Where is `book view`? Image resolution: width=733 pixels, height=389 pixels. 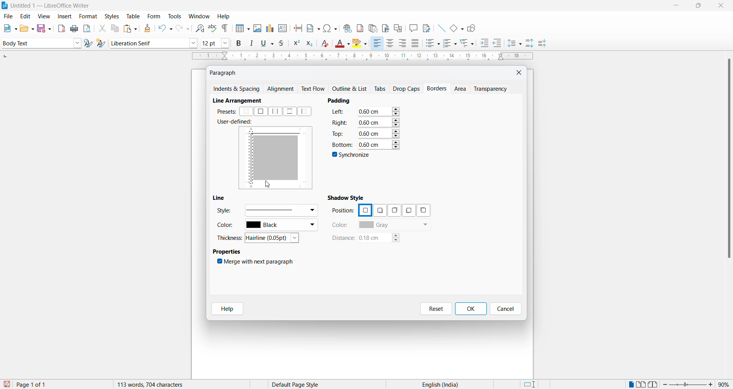 book view is located at coordinates (655, 384).